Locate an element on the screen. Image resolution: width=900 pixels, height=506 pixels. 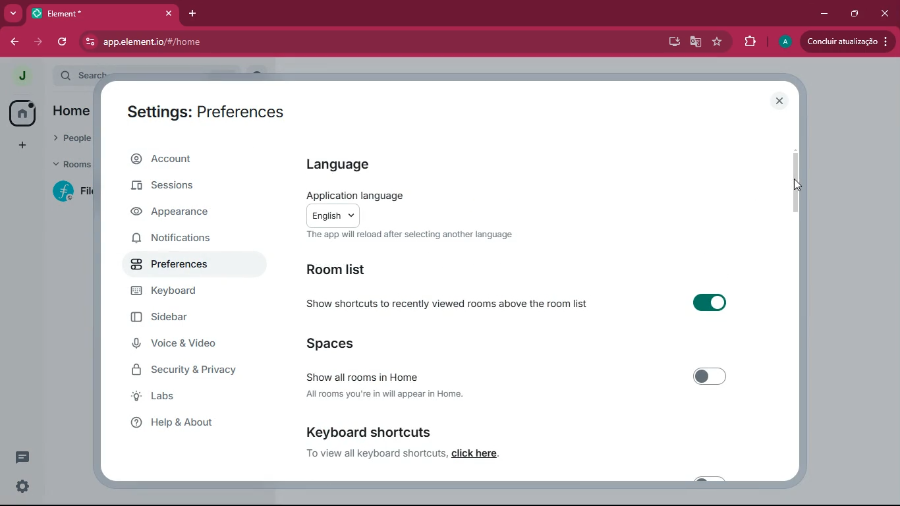
*Element is located at coordinates (102, 16).